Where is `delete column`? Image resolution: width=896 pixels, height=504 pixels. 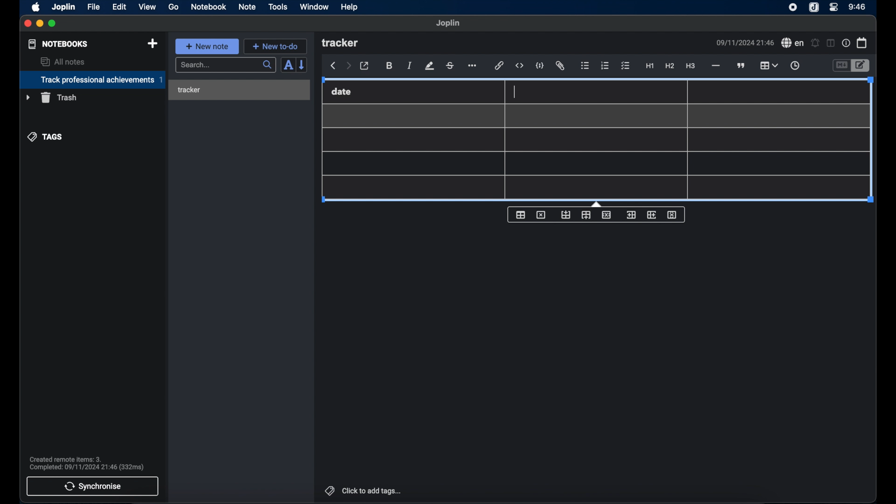 delete column is located at coordinates (672, 215).